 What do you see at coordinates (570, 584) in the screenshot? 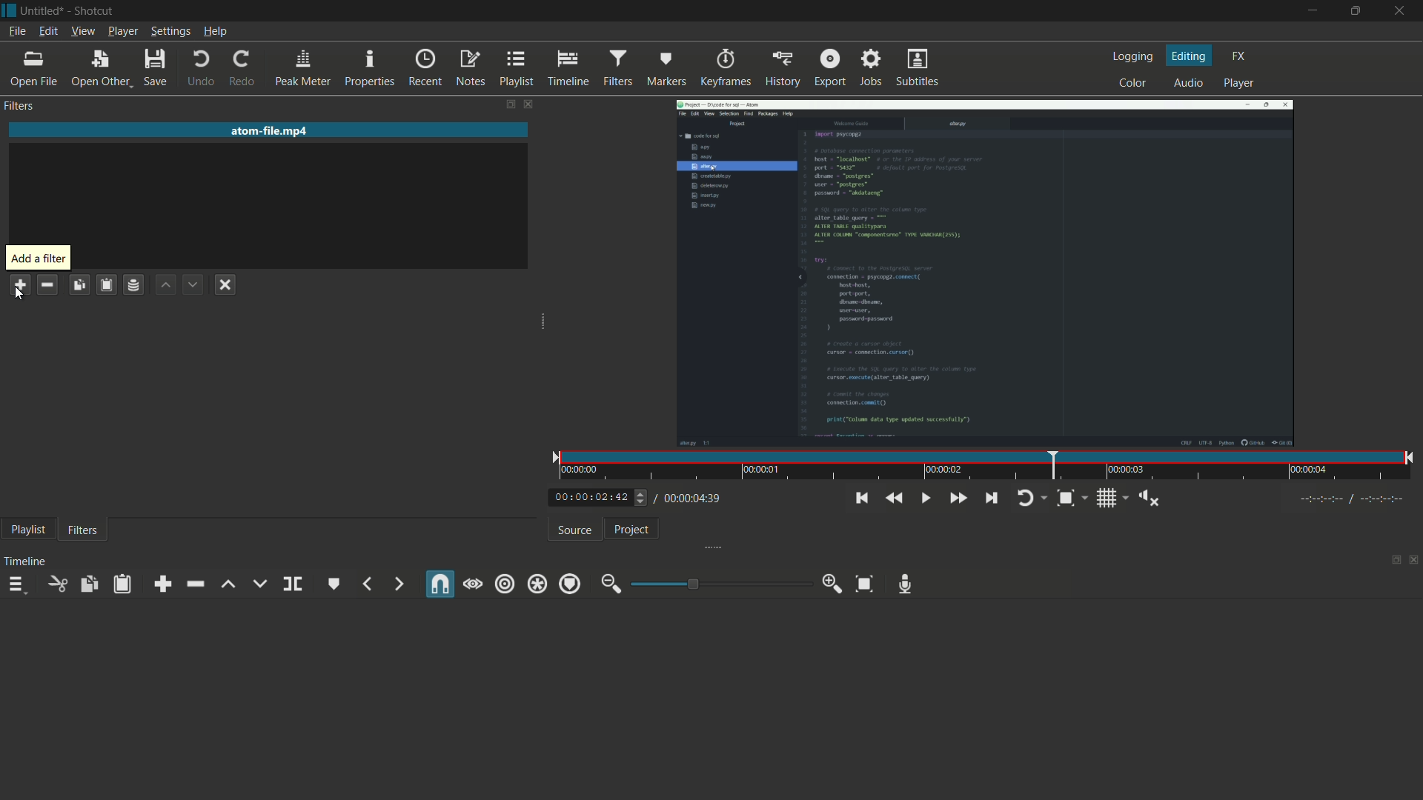
I see `ripple markers` at bounding box center [570, 584].